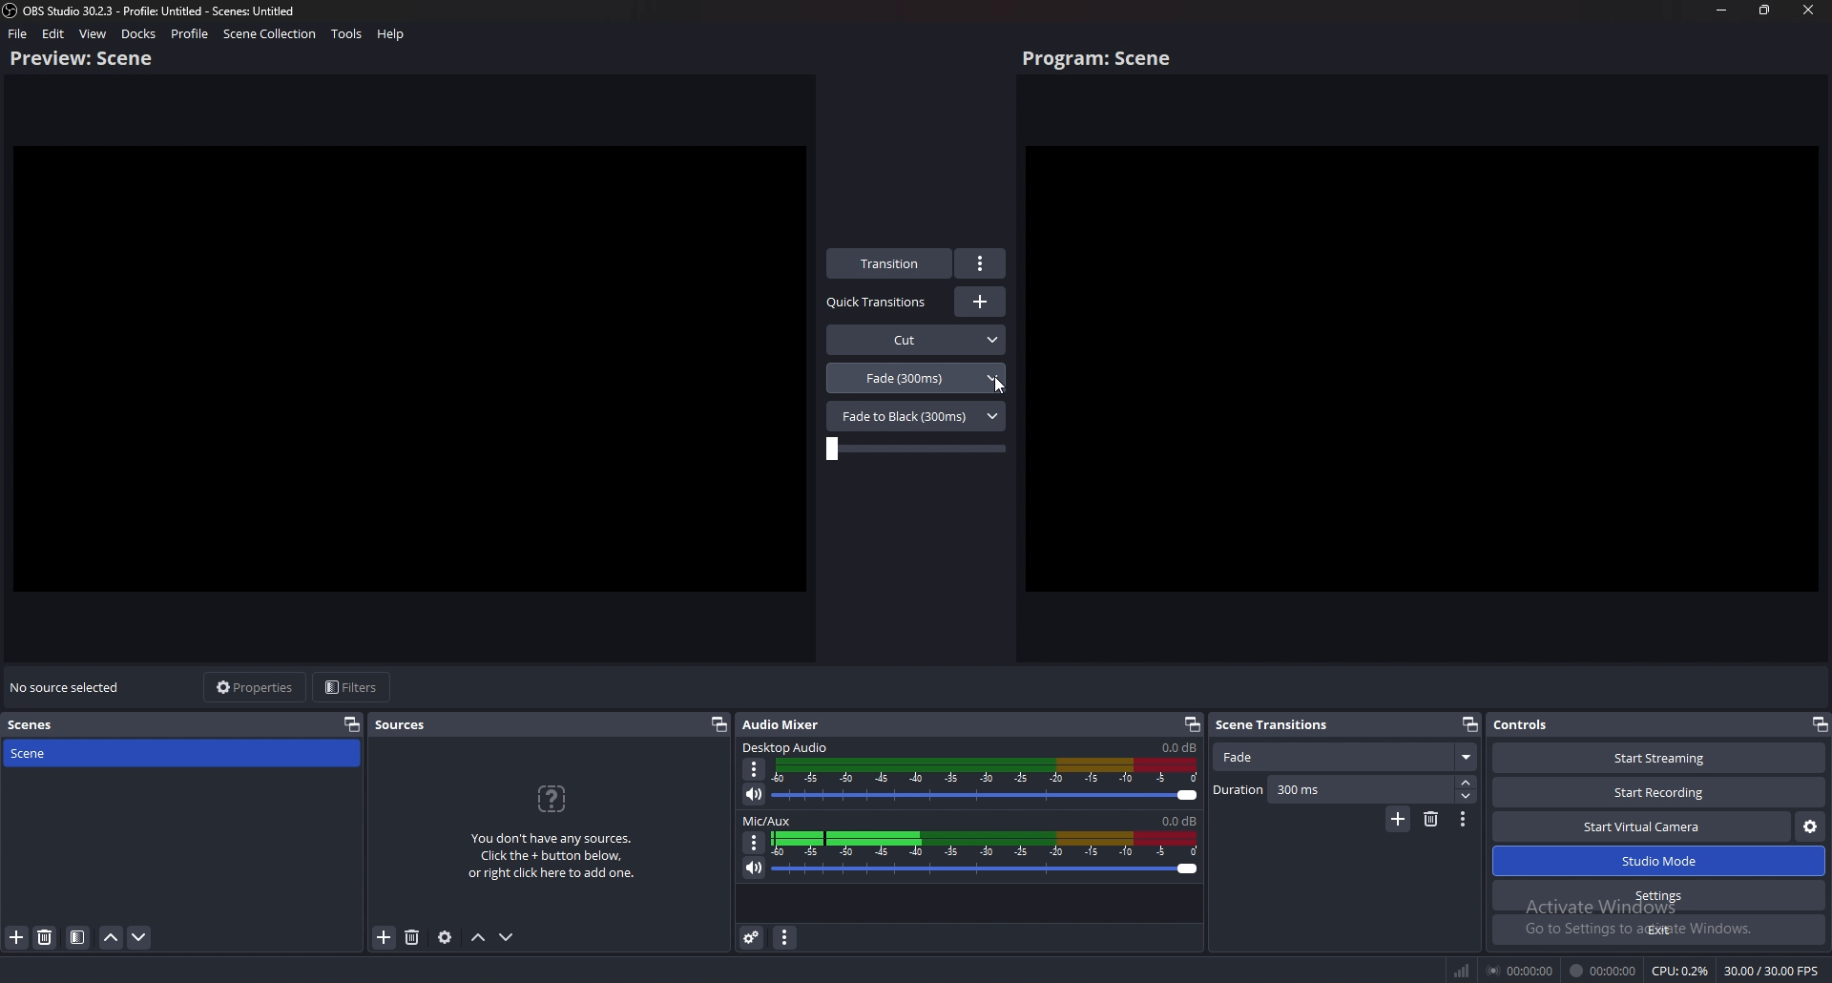  I want to click on no source selected, so click(67, 687).